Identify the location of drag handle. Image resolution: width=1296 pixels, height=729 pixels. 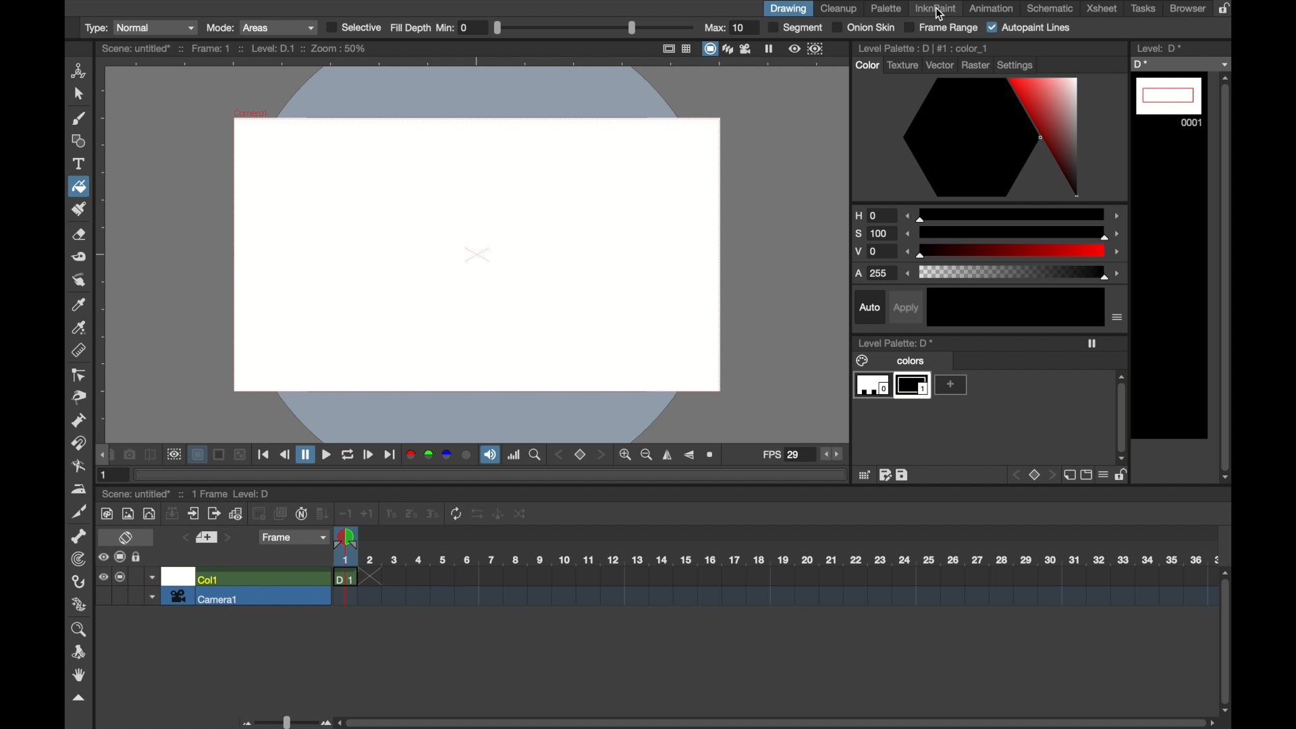
(80, 699).